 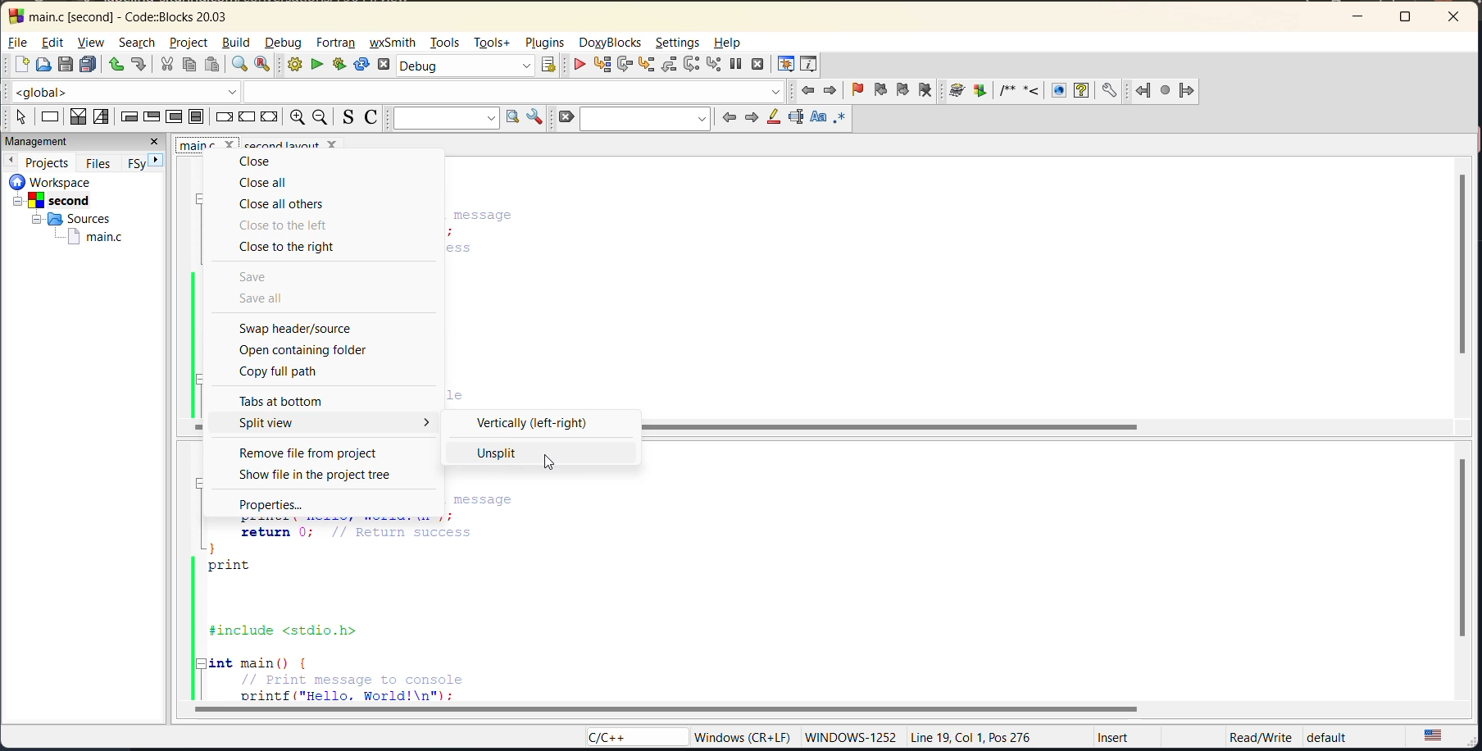 I want to click on jump back, so click(x=810, y=91).